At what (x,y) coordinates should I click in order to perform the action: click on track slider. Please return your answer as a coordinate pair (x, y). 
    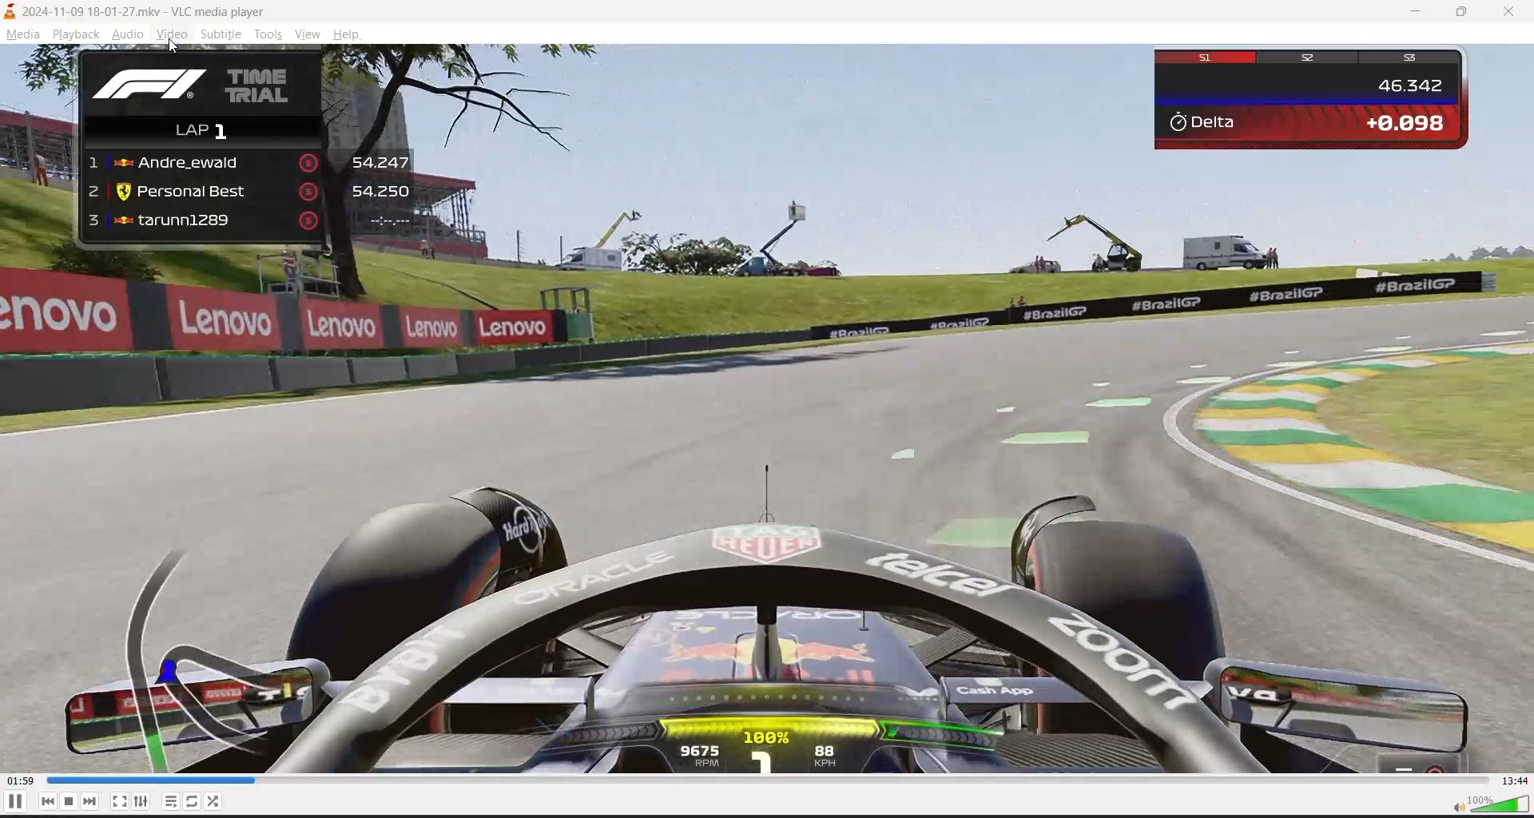
    Looking at the image, I should click on (761, 780).